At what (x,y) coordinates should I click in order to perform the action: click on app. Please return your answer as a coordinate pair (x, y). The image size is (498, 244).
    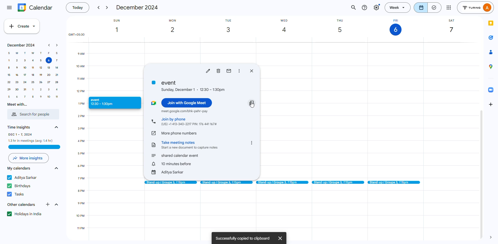
    Looking at the image, I should click on (490, 37).